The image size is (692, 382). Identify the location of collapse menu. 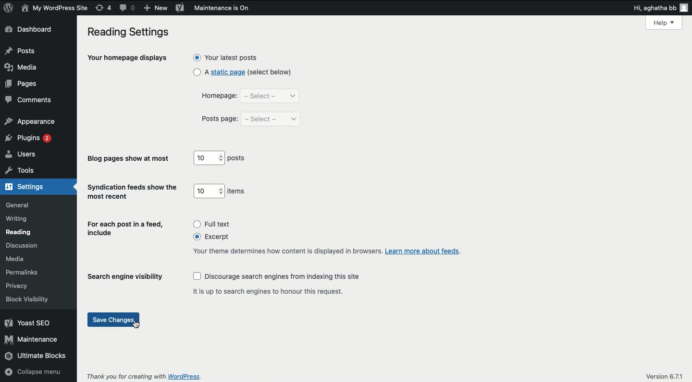
(32, 373).